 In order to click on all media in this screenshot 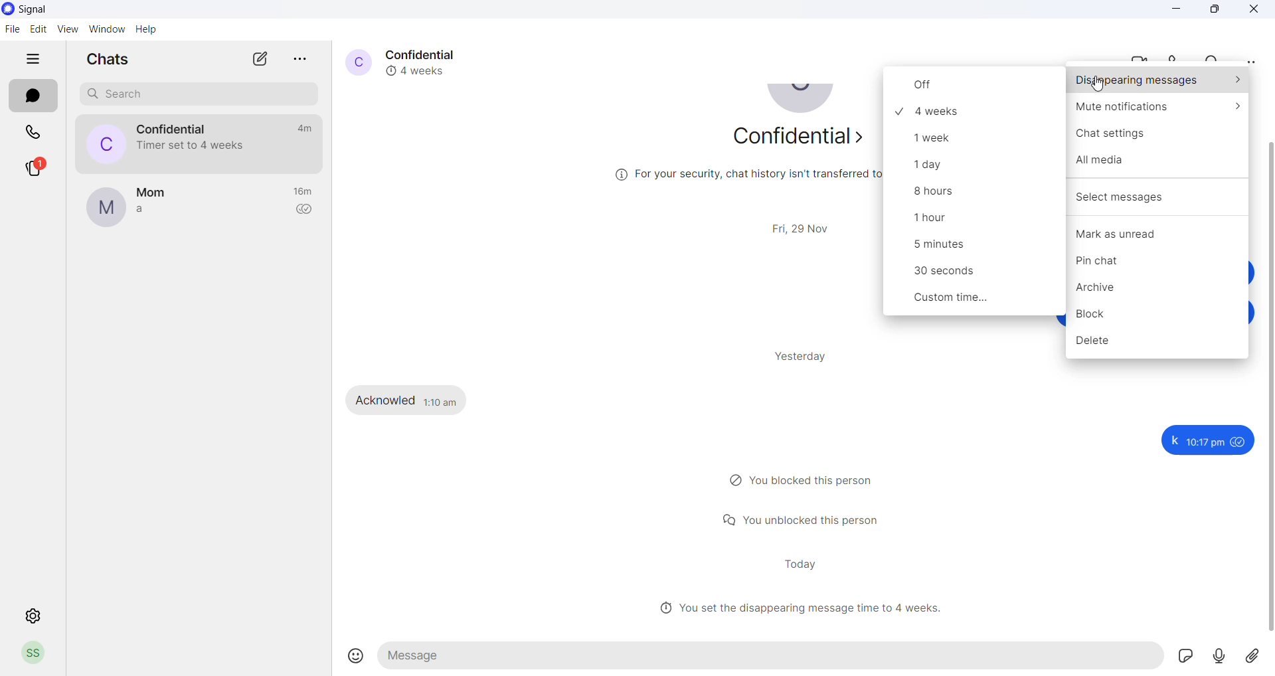, I will do `click(1159, 167)`.